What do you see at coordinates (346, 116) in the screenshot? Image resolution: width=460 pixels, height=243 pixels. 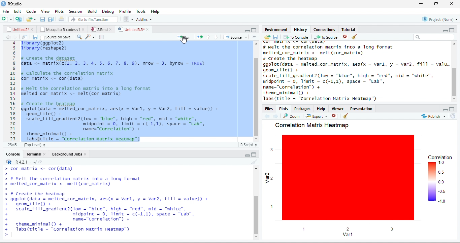 I see `CLEAN` at bounding box center [346, 116].